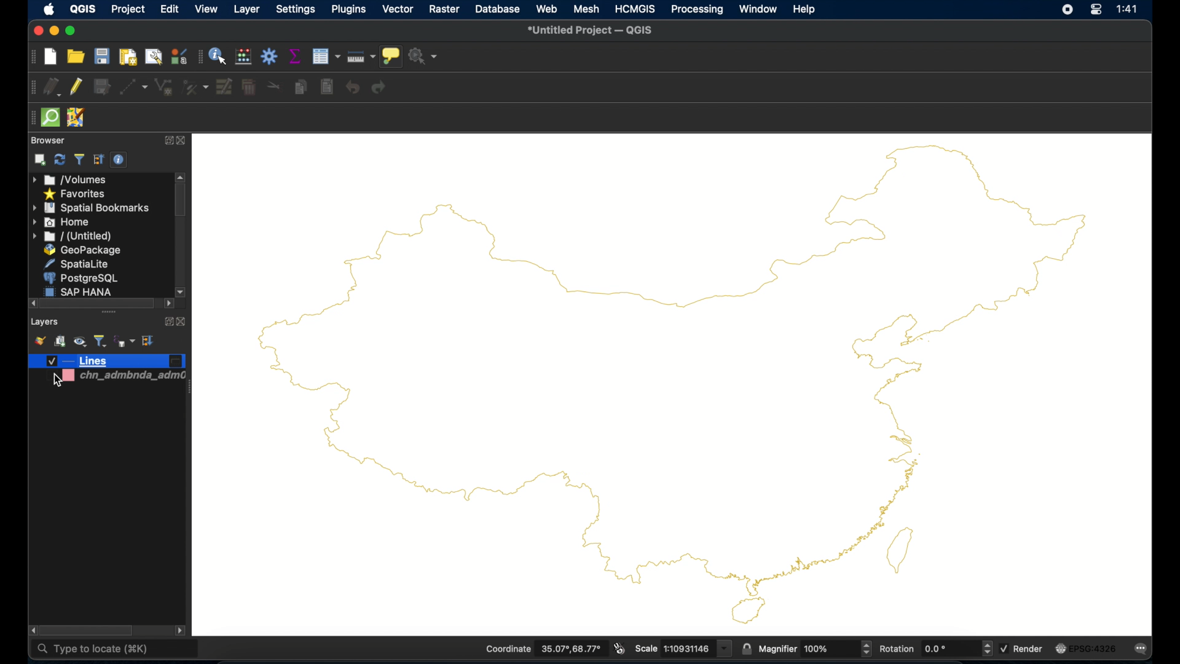 The height and width of the screenshot is (664, 1180). What do you see at coordinates (179, 56) in the screenshot?
I see `styling manager` at bounding box center [179, 56].